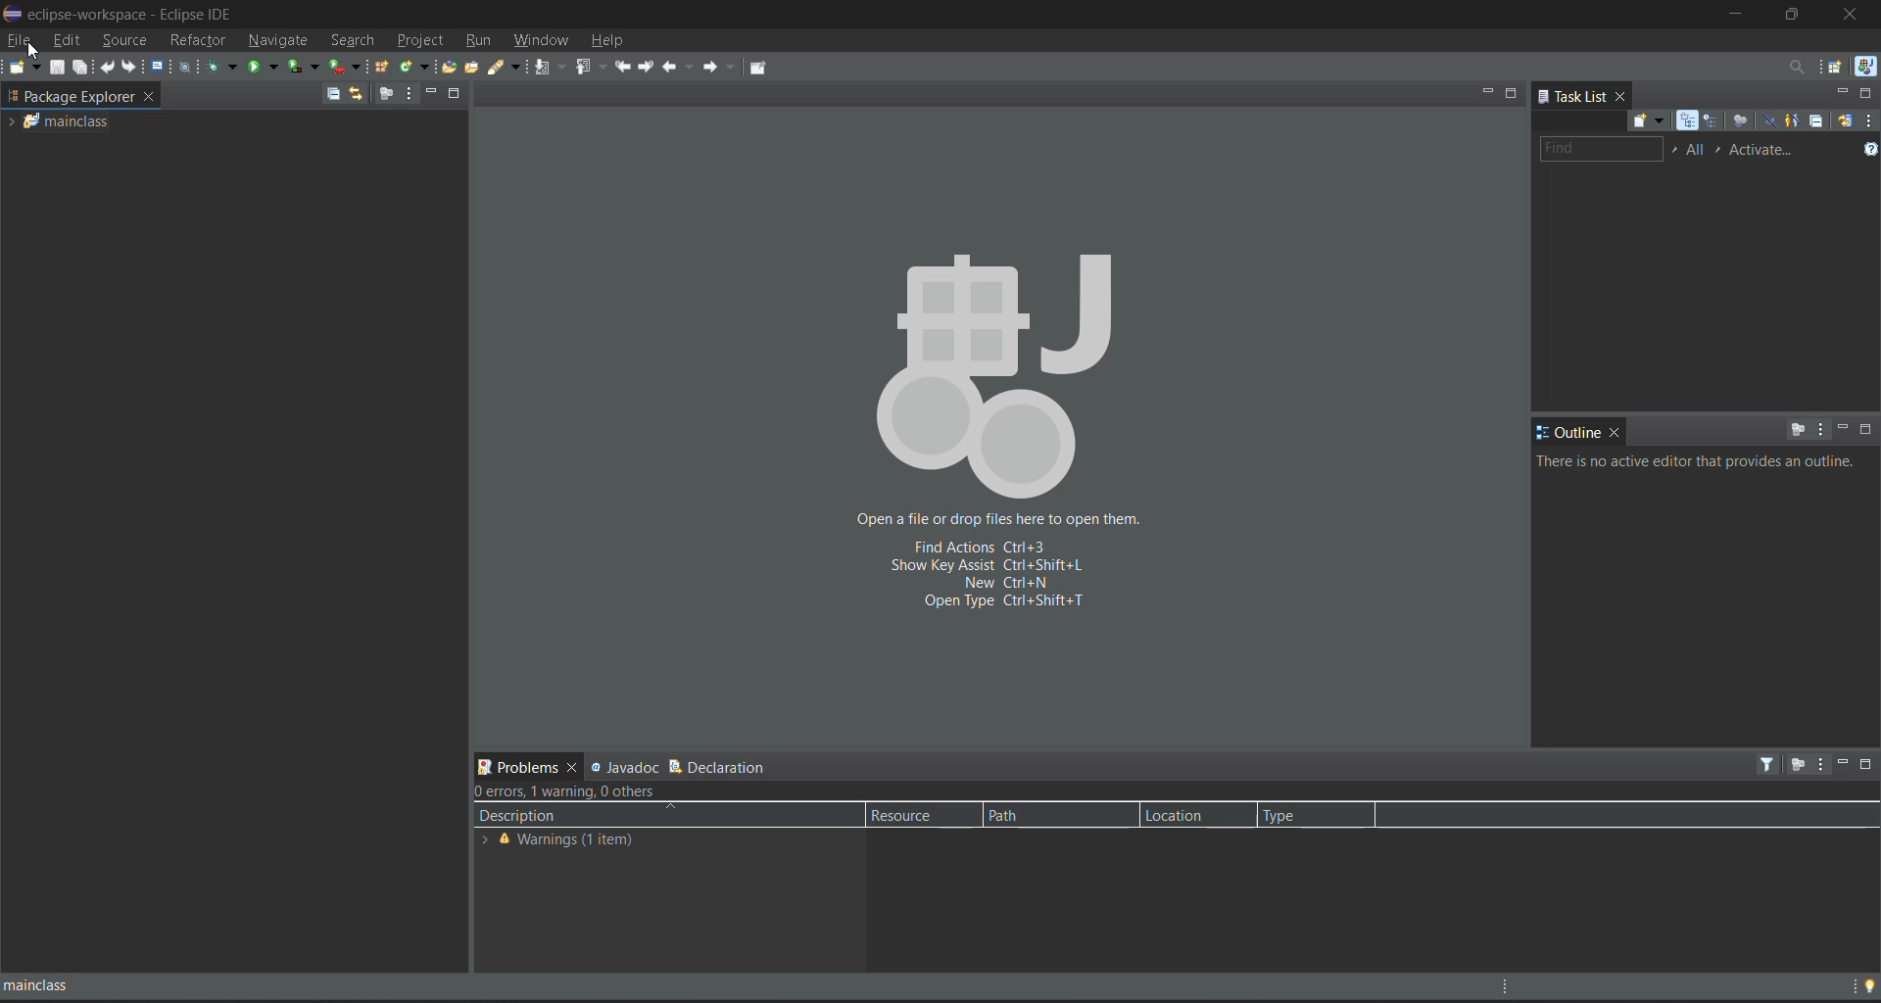 The image size is (1881, 1003). I want to click on navigate, so click(276, 40).